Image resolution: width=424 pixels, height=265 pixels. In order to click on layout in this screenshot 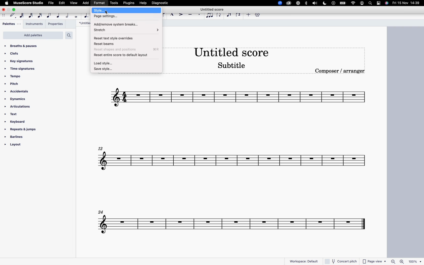, I will do `click(21, 146)`.